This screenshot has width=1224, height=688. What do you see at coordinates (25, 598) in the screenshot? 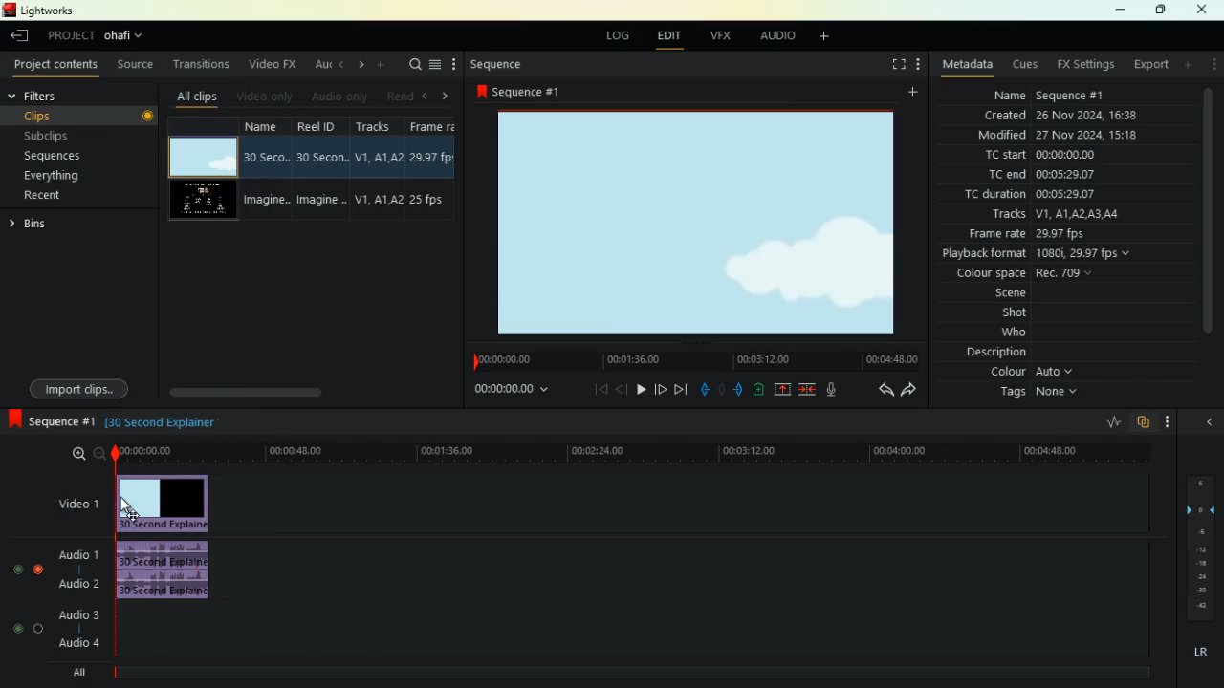
I see `toggle button` at bounding box center [25, 598].